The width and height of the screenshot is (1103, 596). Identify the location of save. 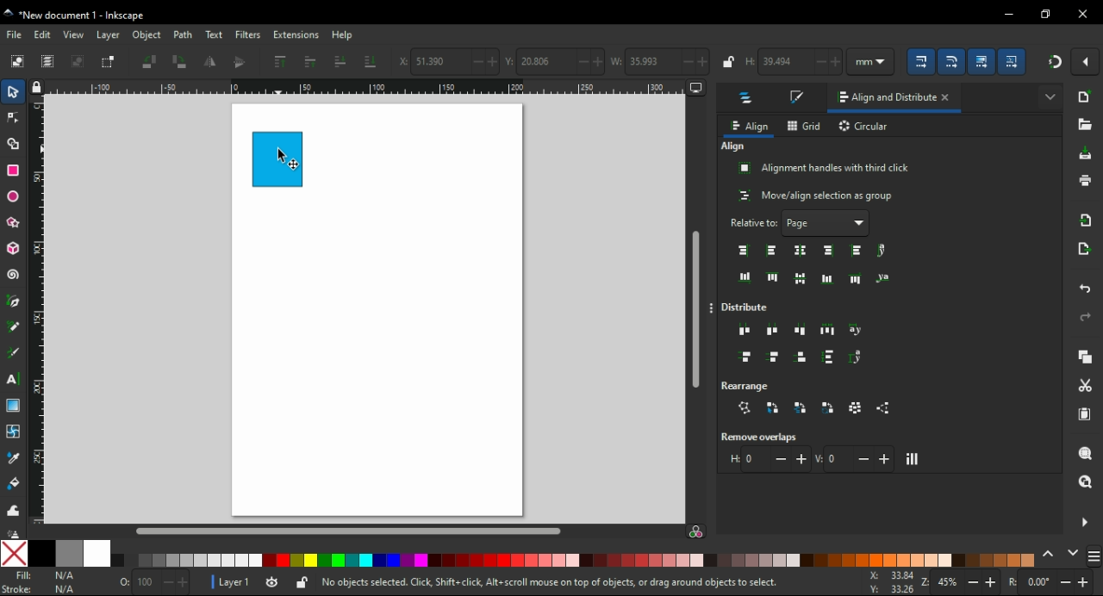
(1087, 153).